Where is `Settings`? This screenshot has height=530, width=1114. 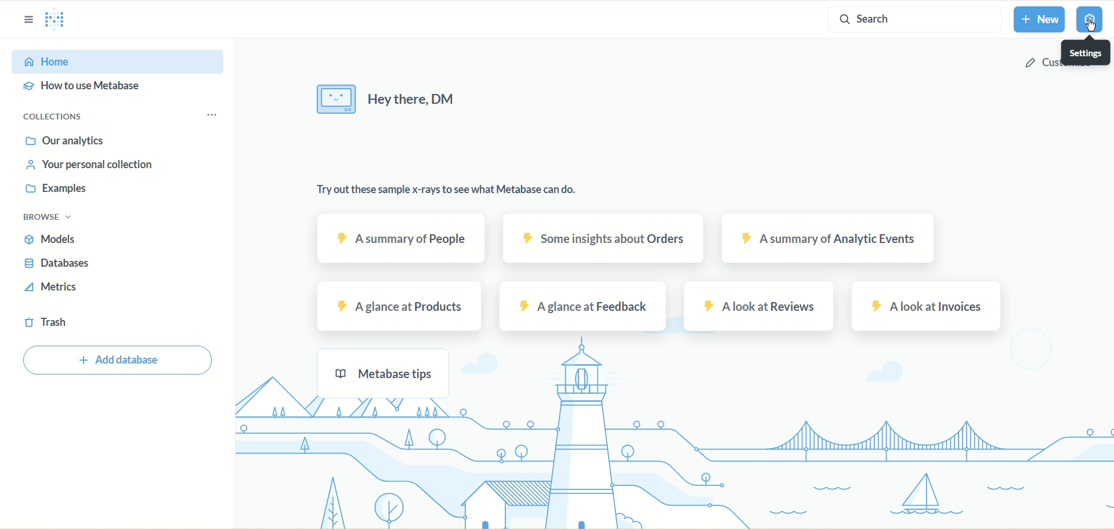 Settings is located at coordinates (1085, 53).